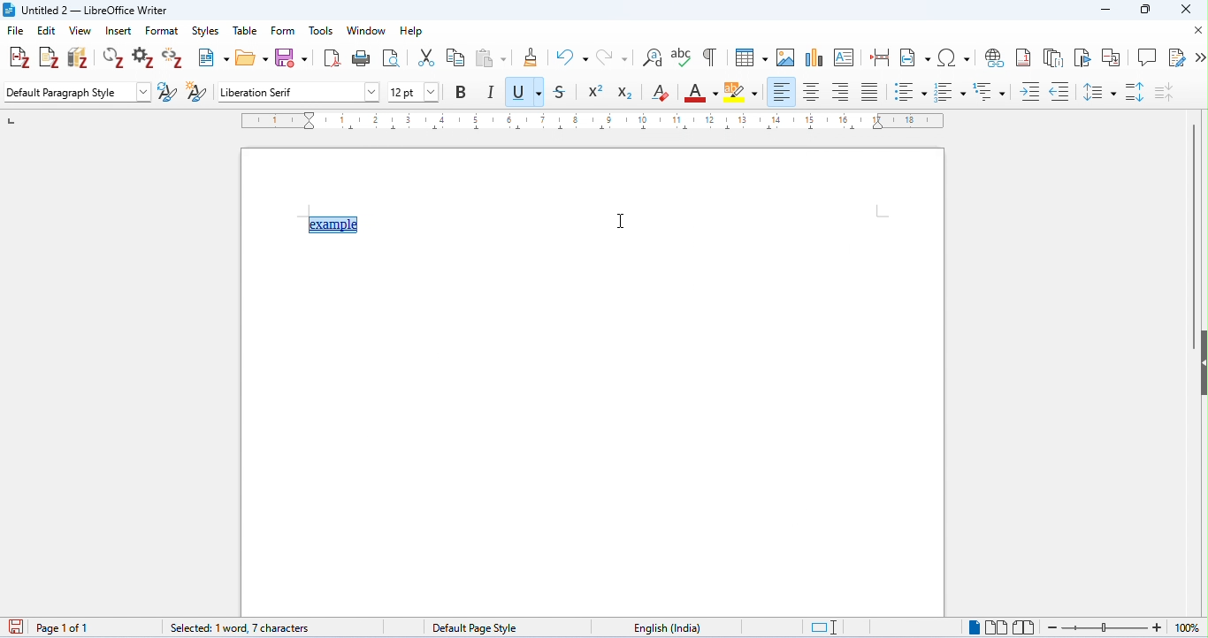  Describe the element at coordinates (1146, 10) in the screenshot. I see `maximize` at that location.